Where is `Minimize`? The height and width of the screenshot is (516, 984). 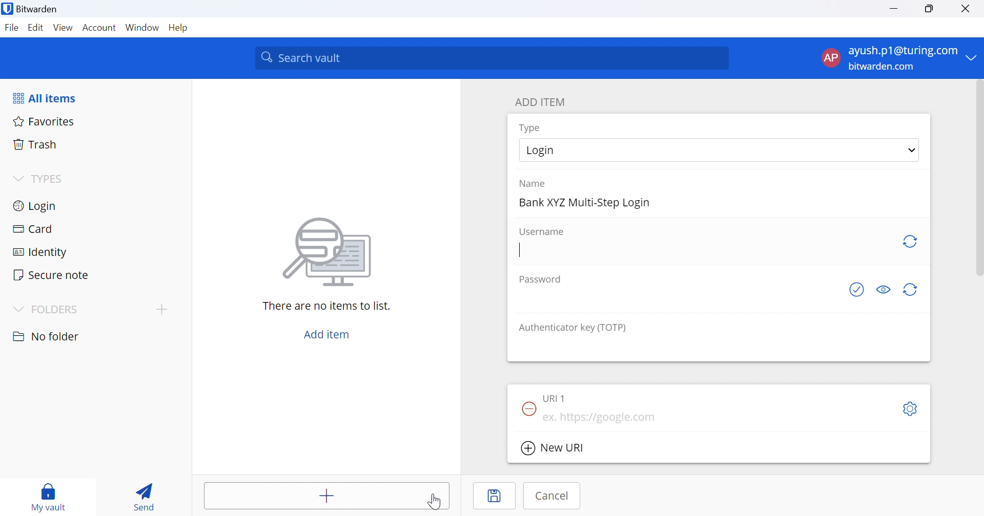
Minimize is located at coordinates (893, 10).